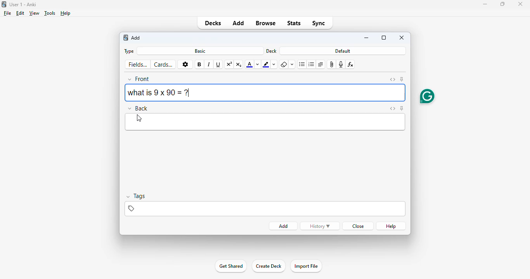  Describe the element at coordinates (402, 108) in the screenshot. I see `toggle sticky` at that location.